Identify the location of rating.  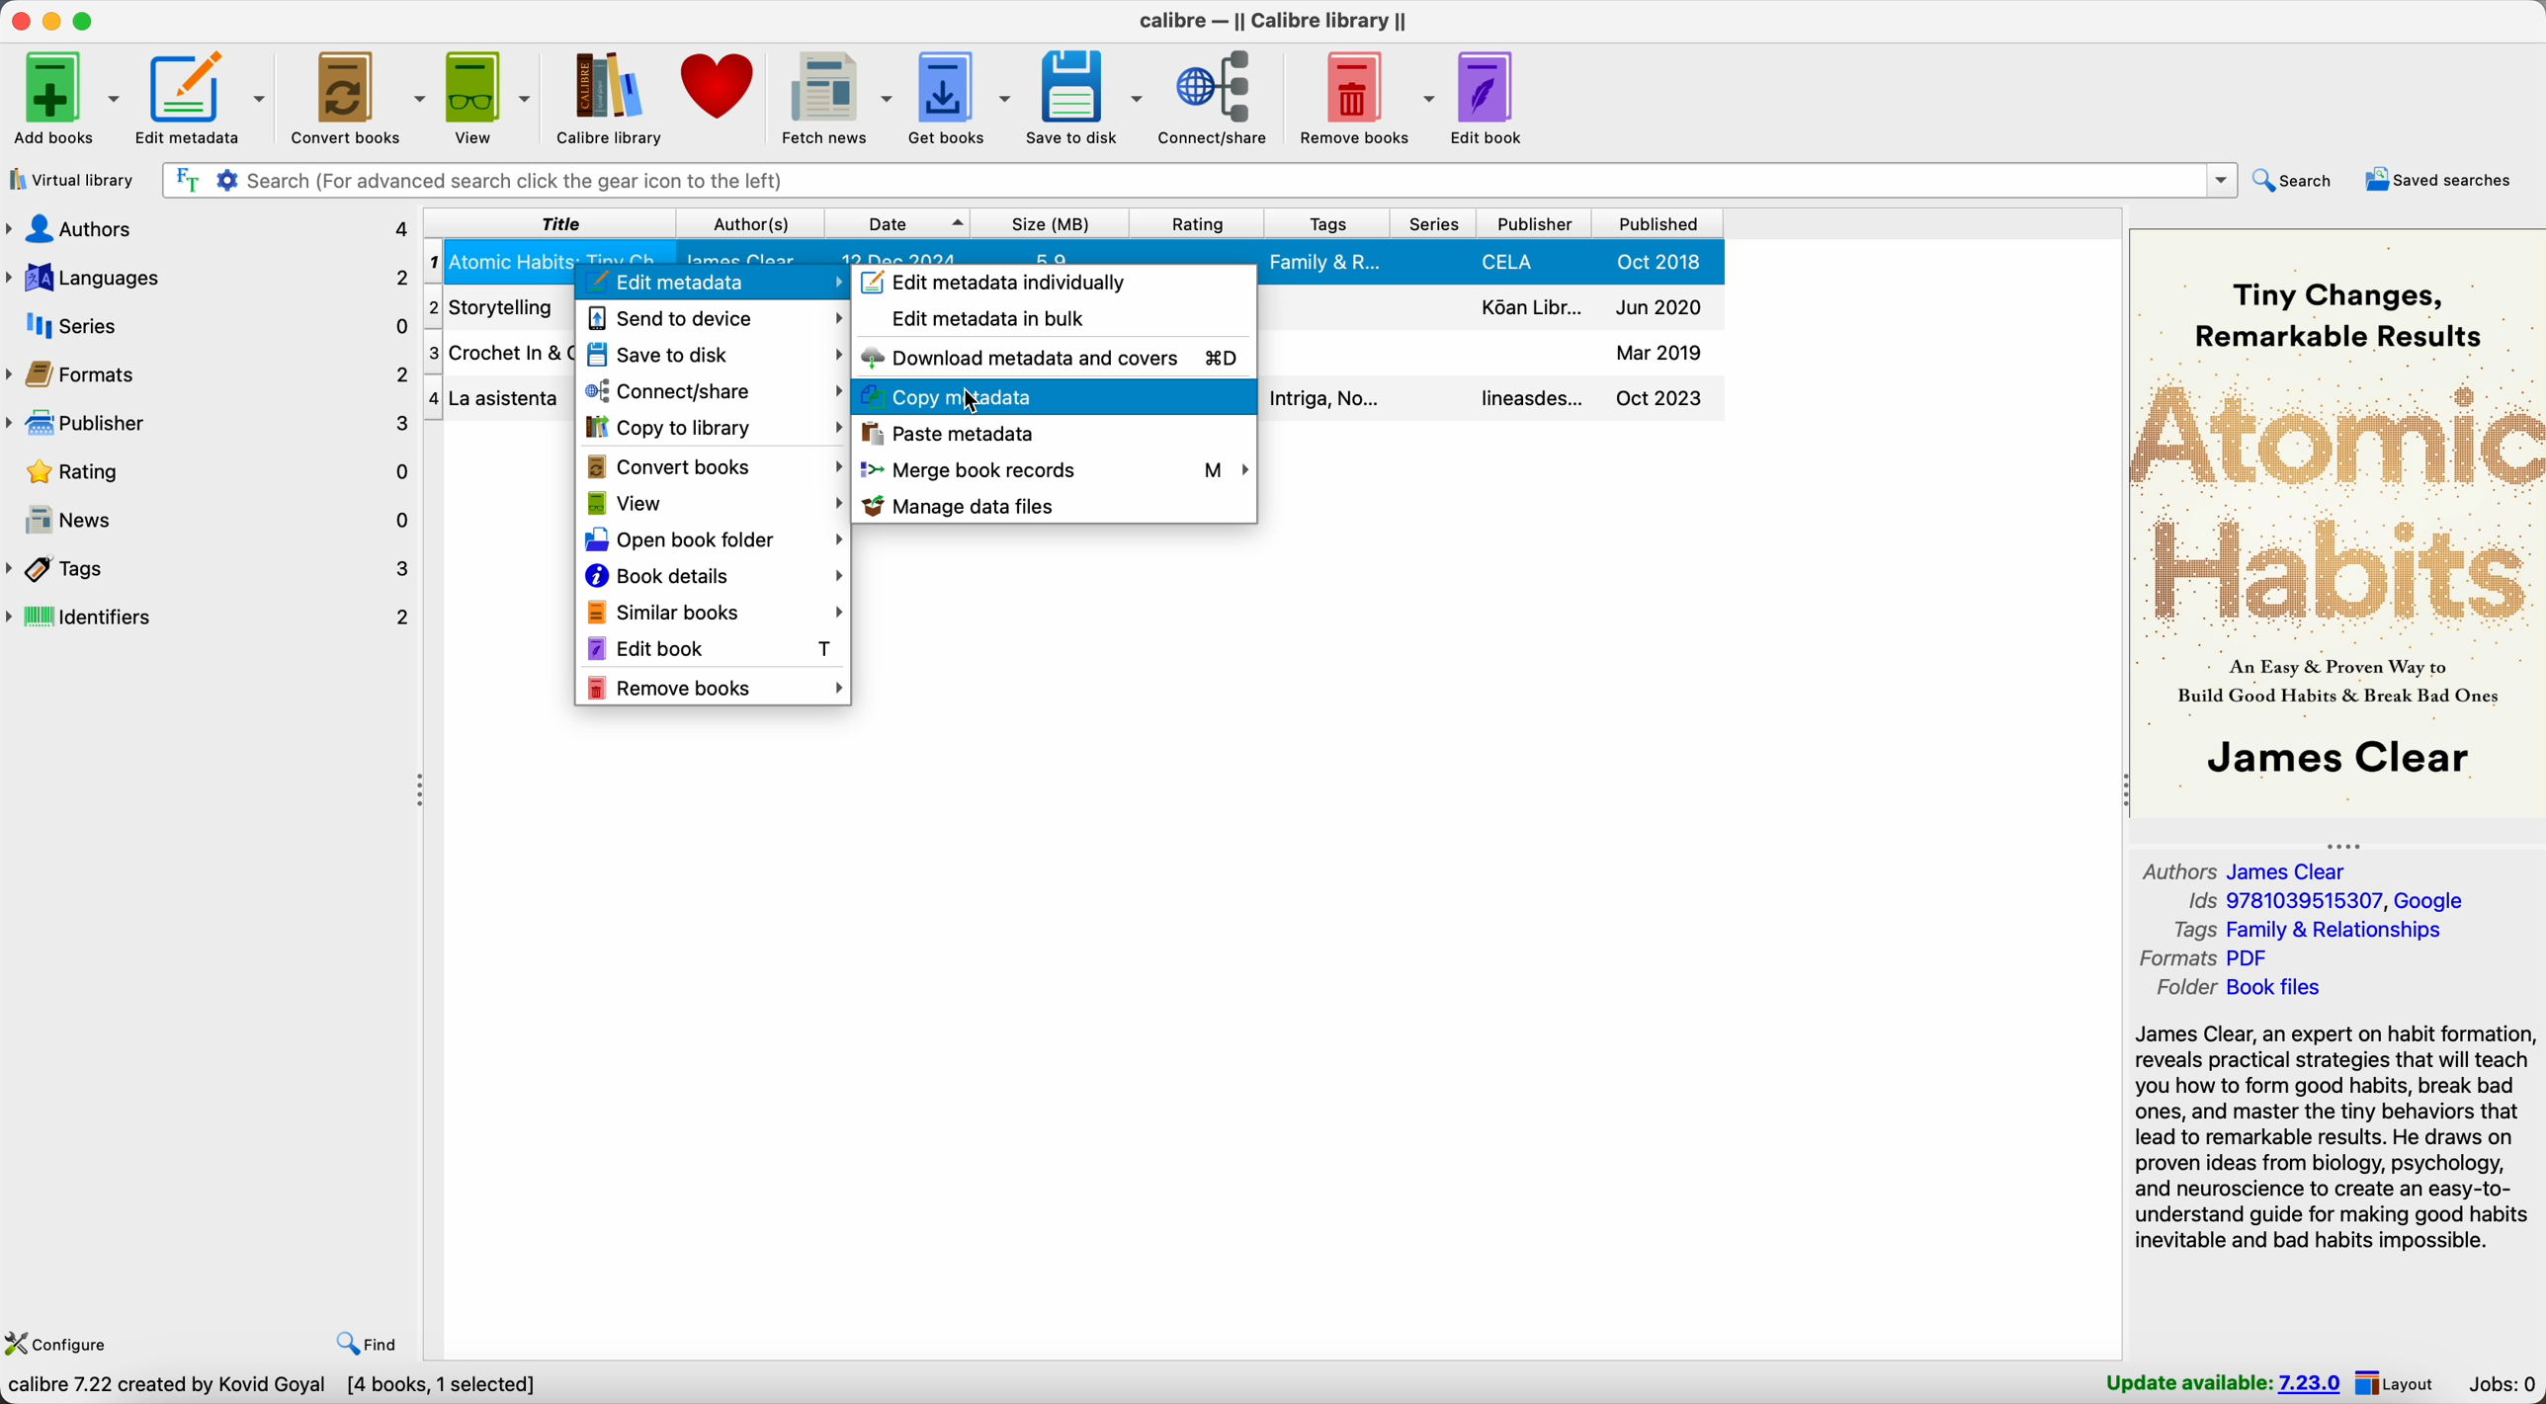
(209, 473).